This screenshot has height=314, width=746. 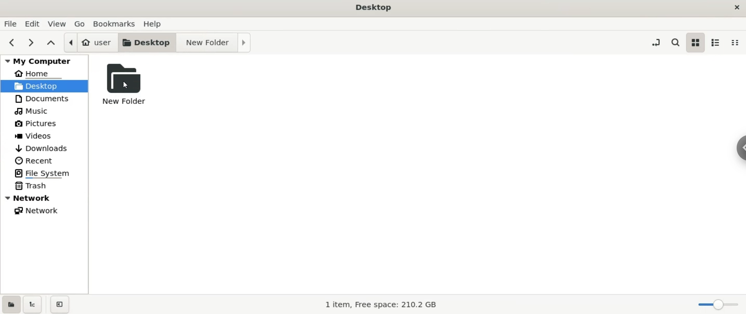 What do you see at coordinates (372, 8) in the screenshot?
I see `desktop` at bounding box center [372, 8].